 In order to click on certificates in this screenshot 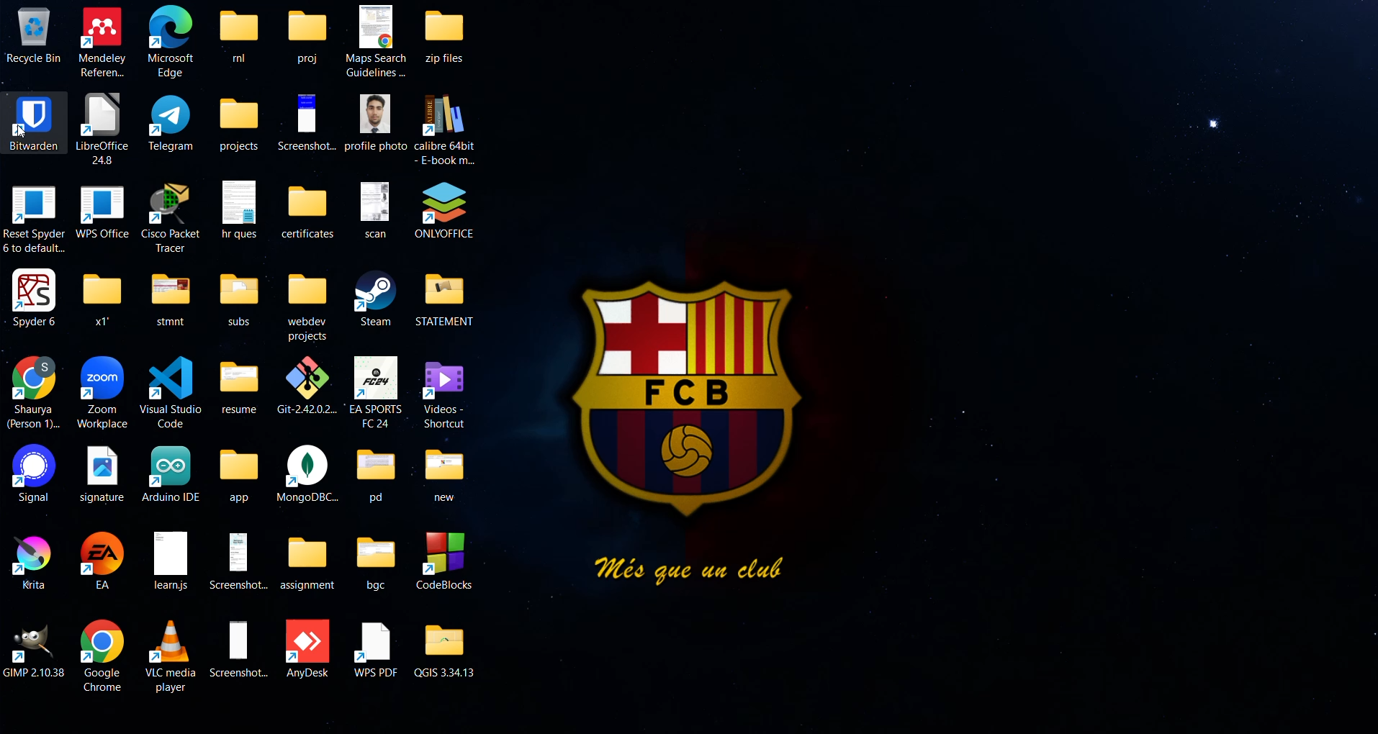, I will do `click(309, 209)`.